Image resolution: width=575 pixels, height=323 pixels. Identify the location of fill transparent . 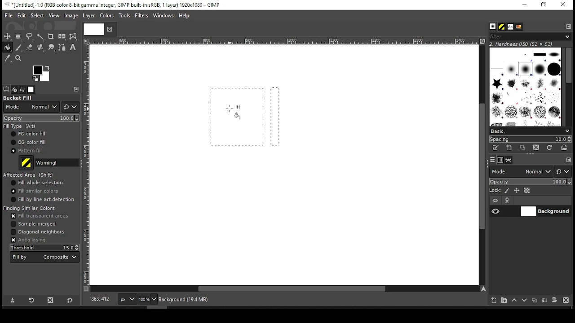
(39, 216).